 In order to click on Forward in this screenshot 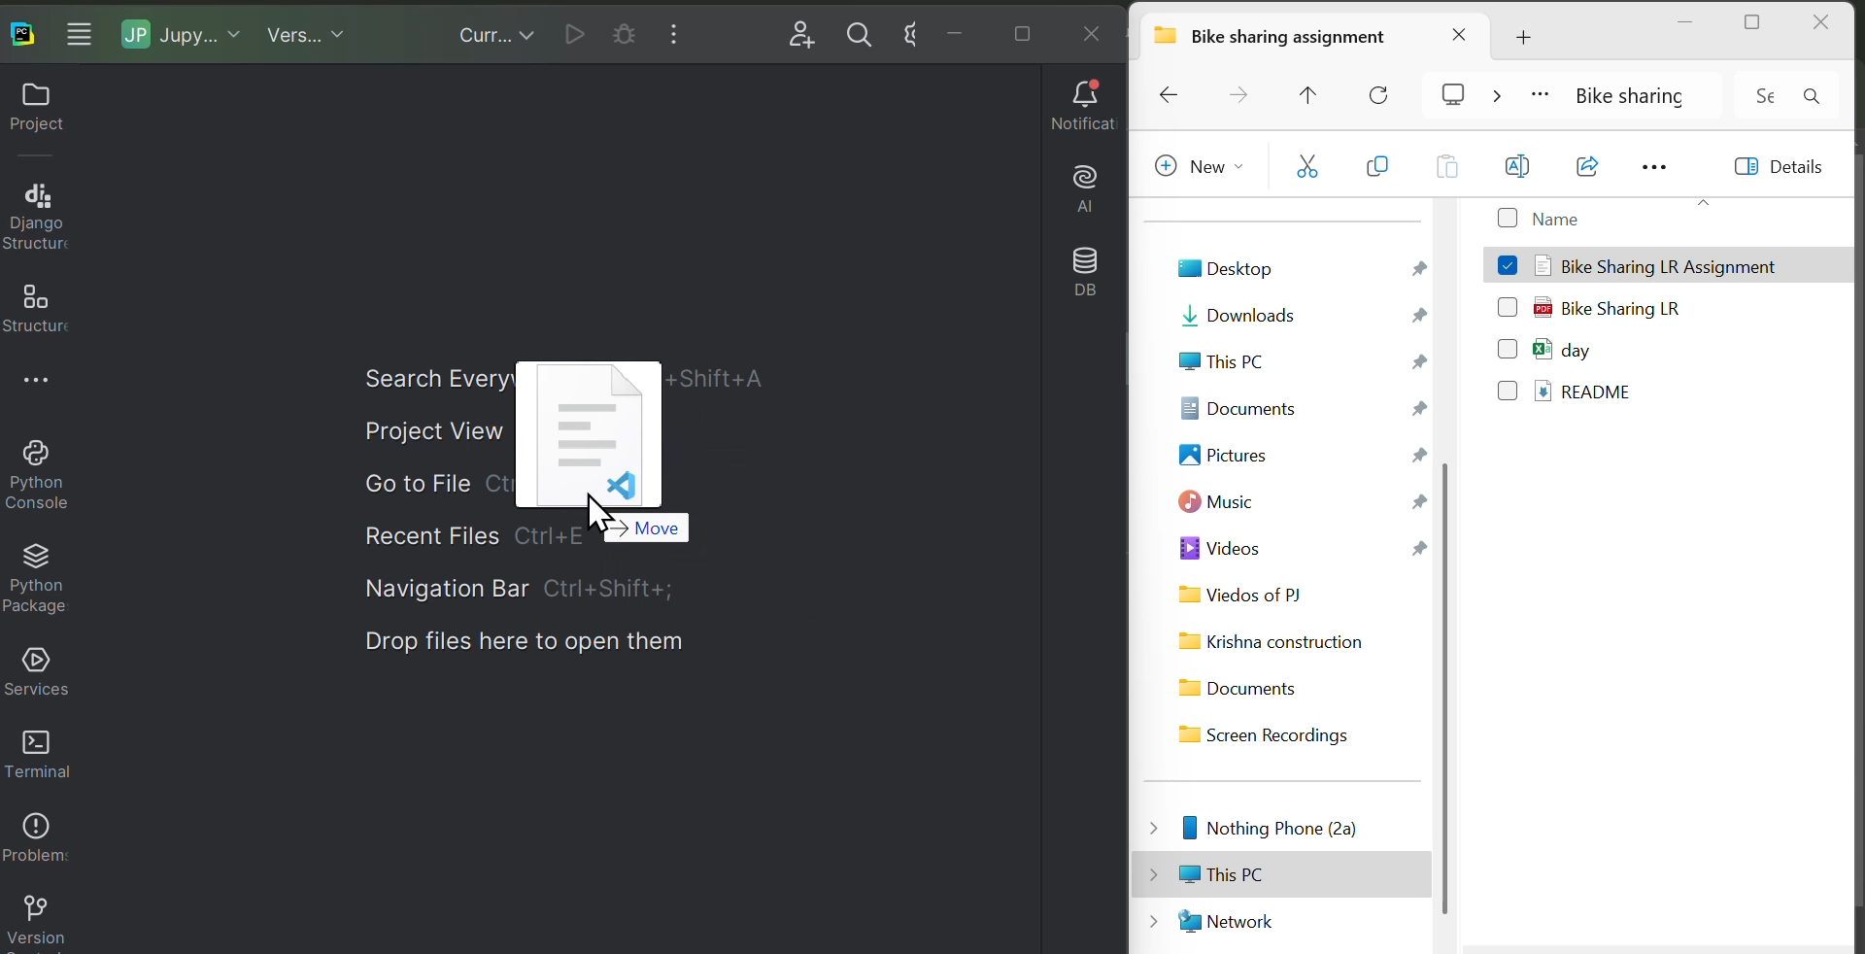, I will do `click(1242, 94)`.